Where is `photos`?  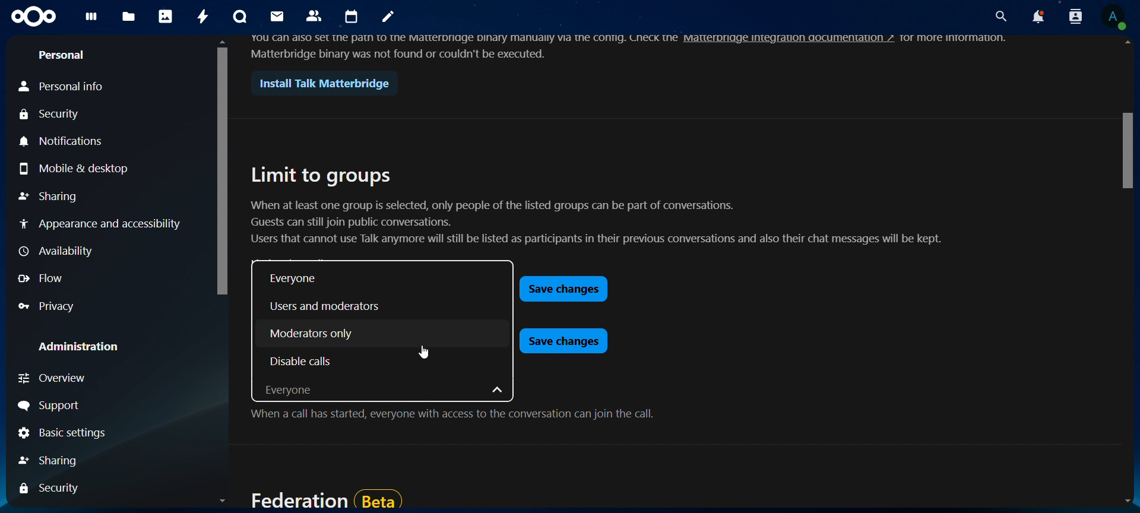
photos is located at coordinates (166, 15).